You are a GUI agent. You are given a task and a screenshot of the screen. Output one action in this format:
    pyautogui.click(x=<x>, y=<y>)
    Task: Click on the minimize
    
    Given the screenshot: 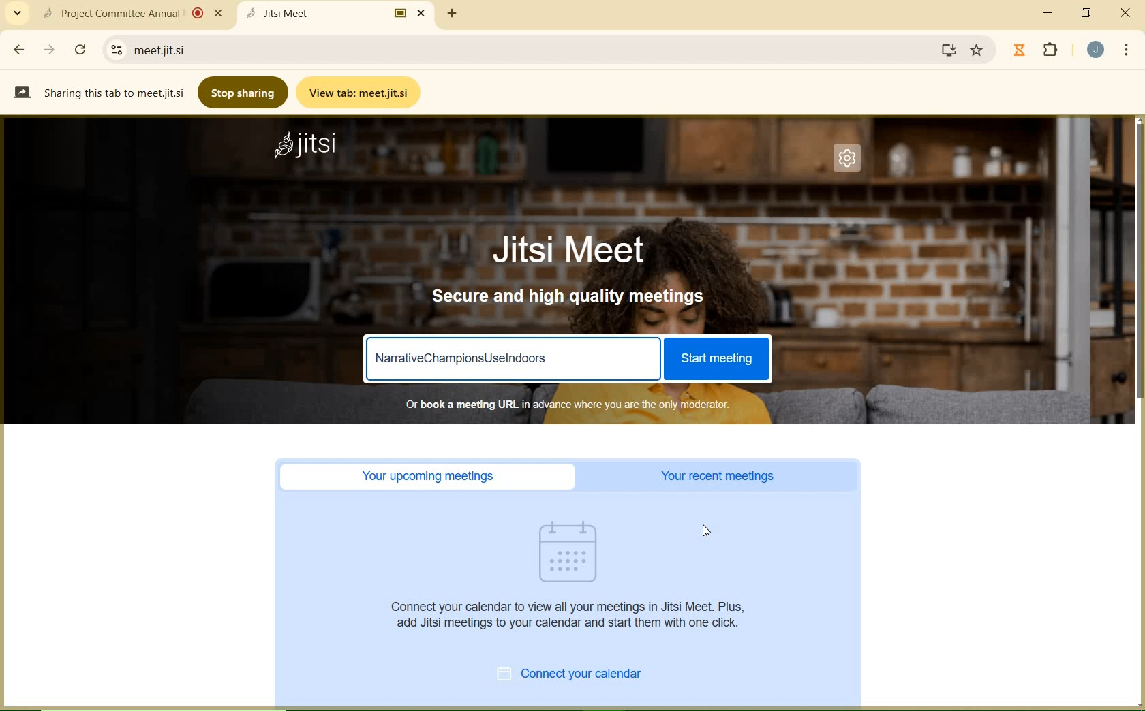 What is the action you would take?
    pyautogui.click(x=1048, y=13)
    